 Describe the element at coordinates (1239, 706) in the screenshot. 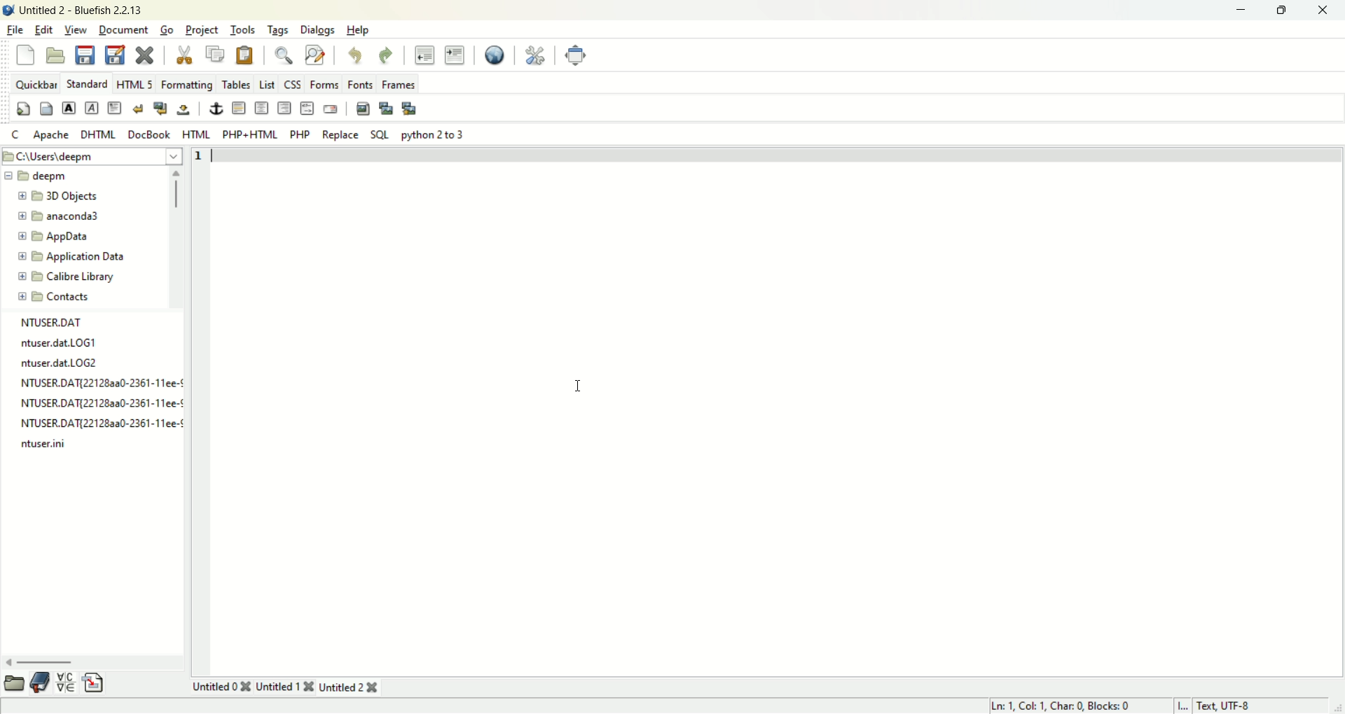

I see `text, UTF-8` at that location.